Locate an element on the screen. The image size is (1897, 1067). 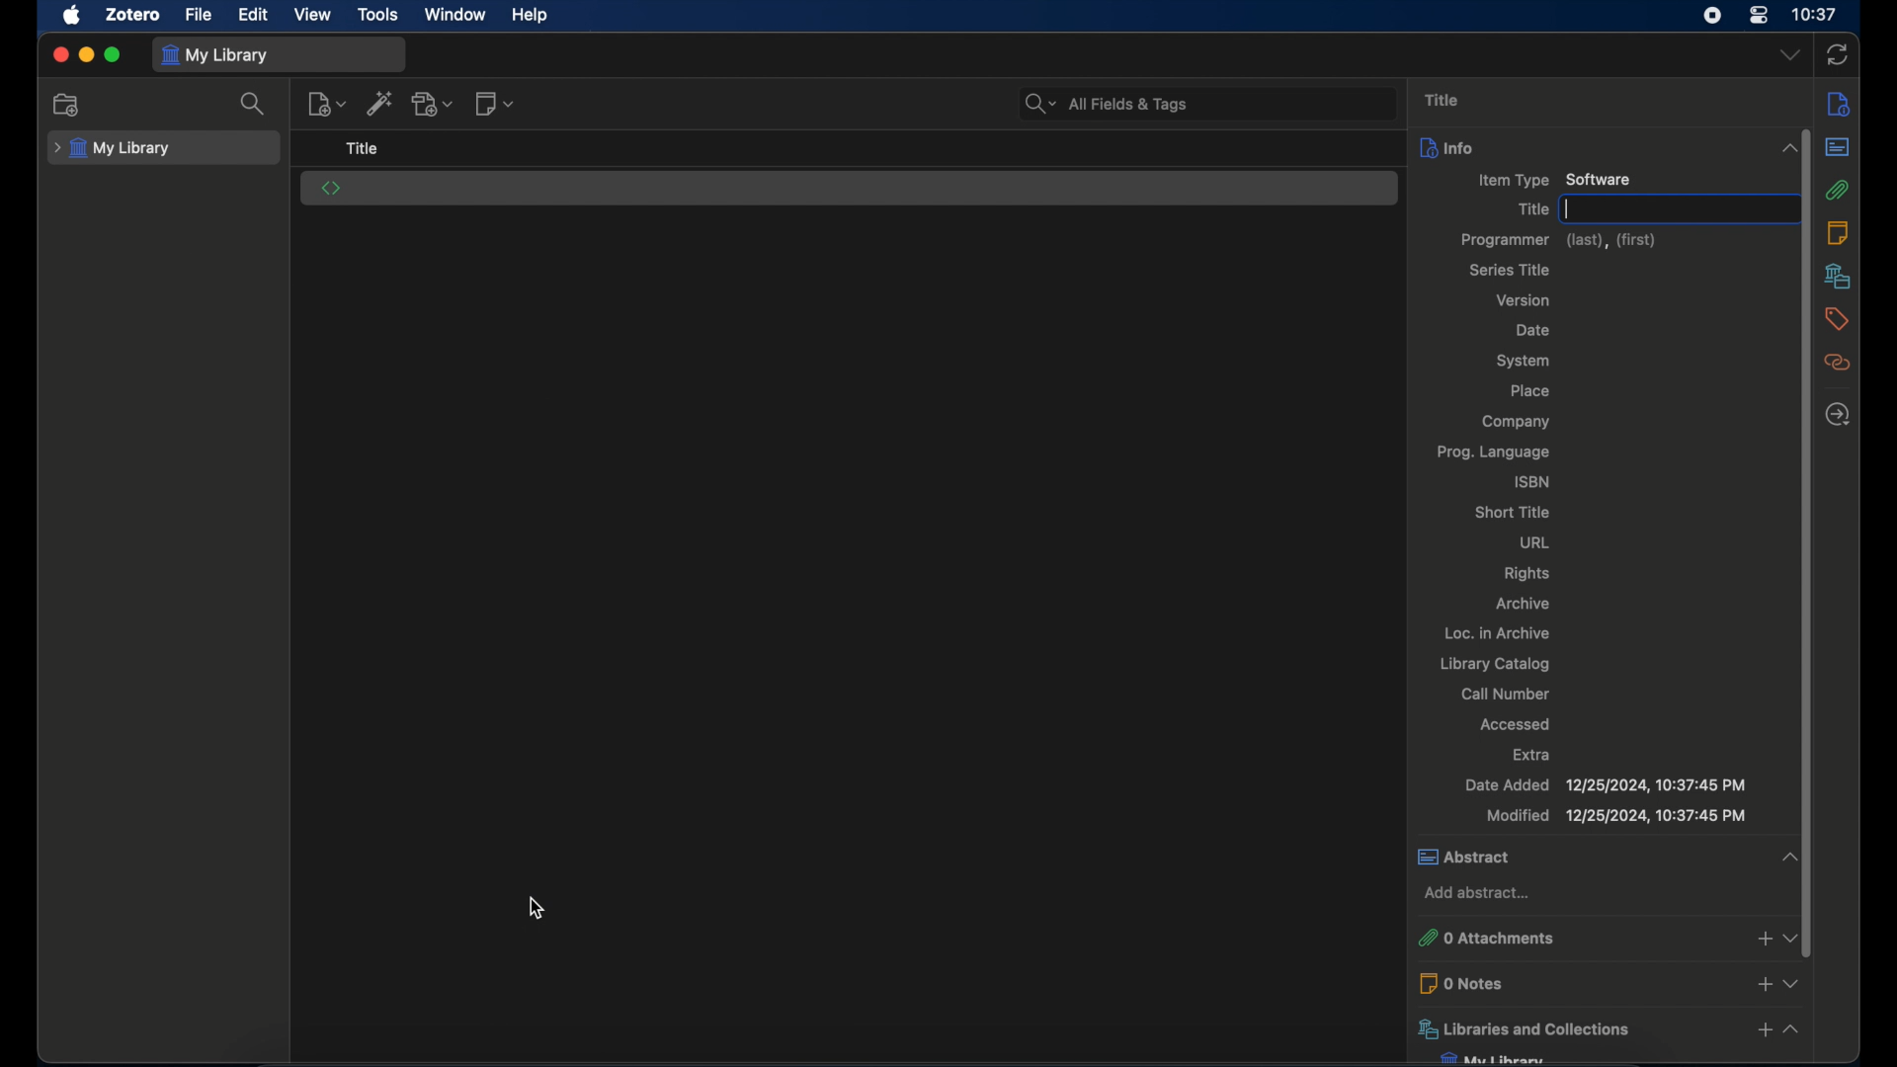
info is located at coordinates (1839, 103).